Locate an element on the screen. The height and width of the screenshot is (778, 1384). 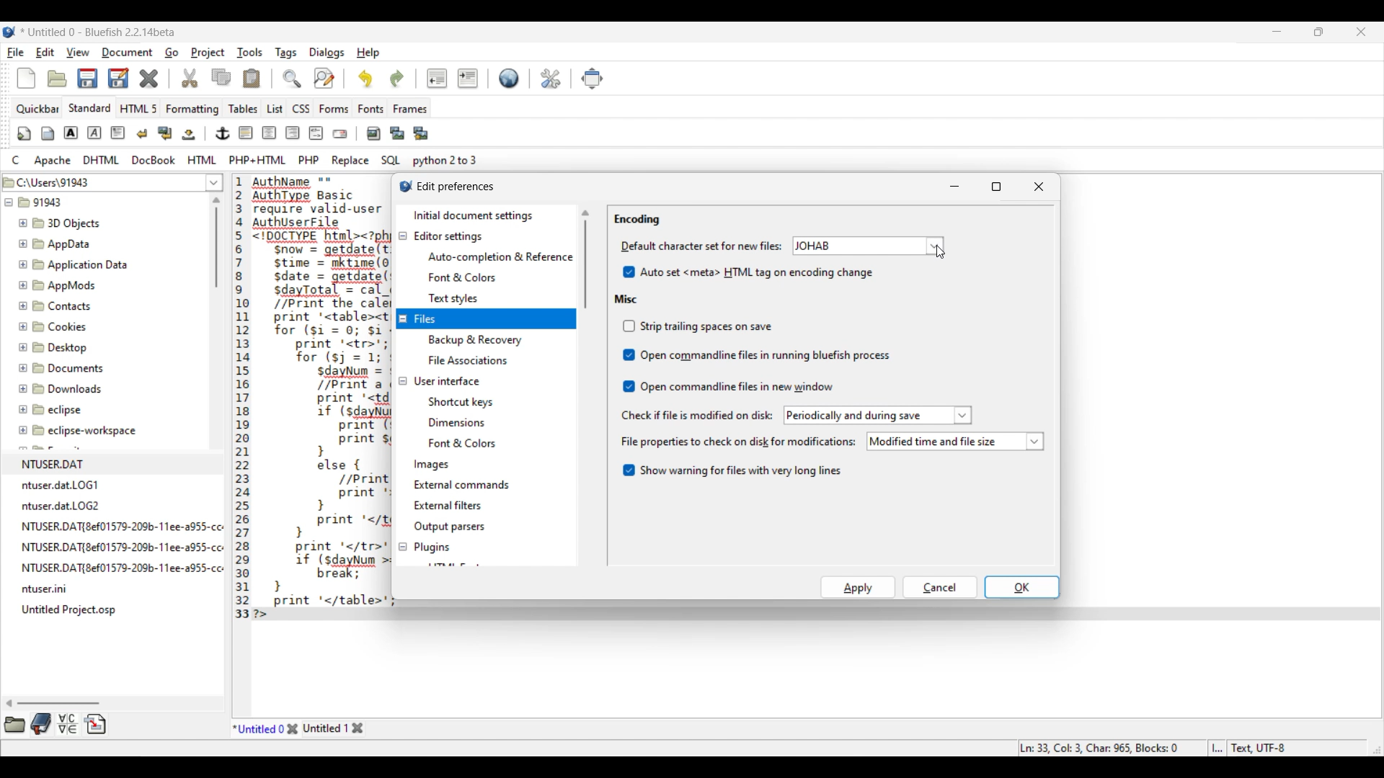
Dialogs menu is located at coordinates (327, 53).